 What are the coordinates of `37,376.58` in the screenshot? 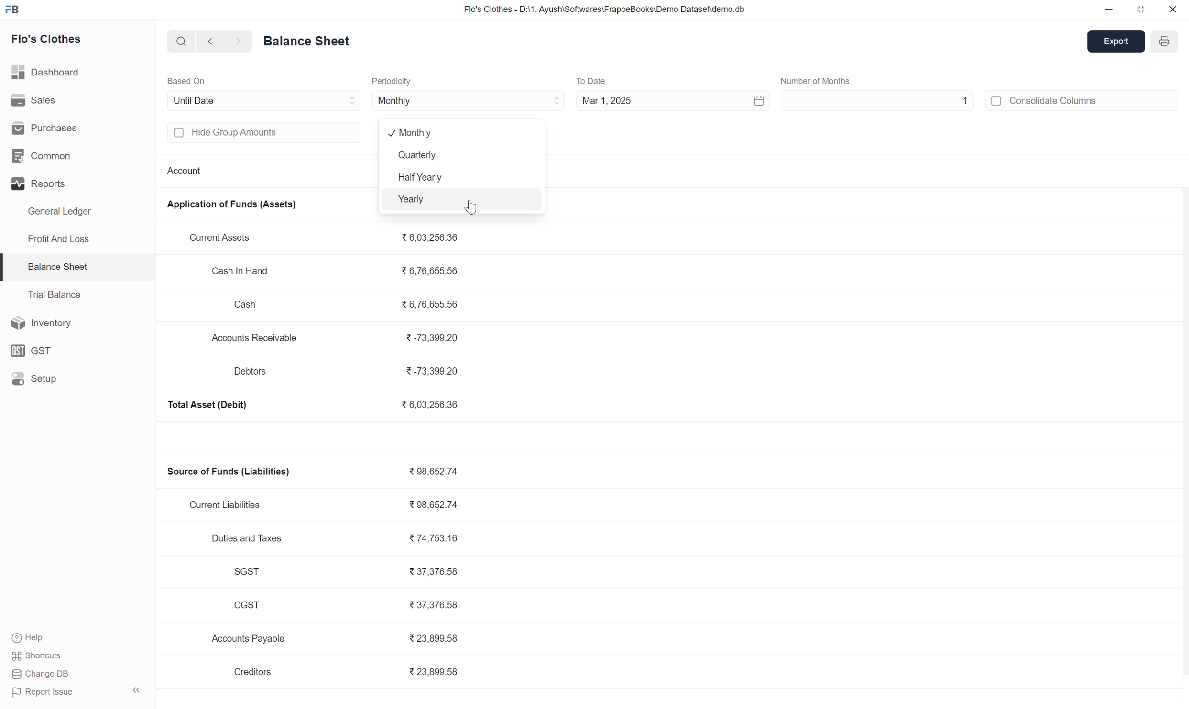 It's located at (435, 572).